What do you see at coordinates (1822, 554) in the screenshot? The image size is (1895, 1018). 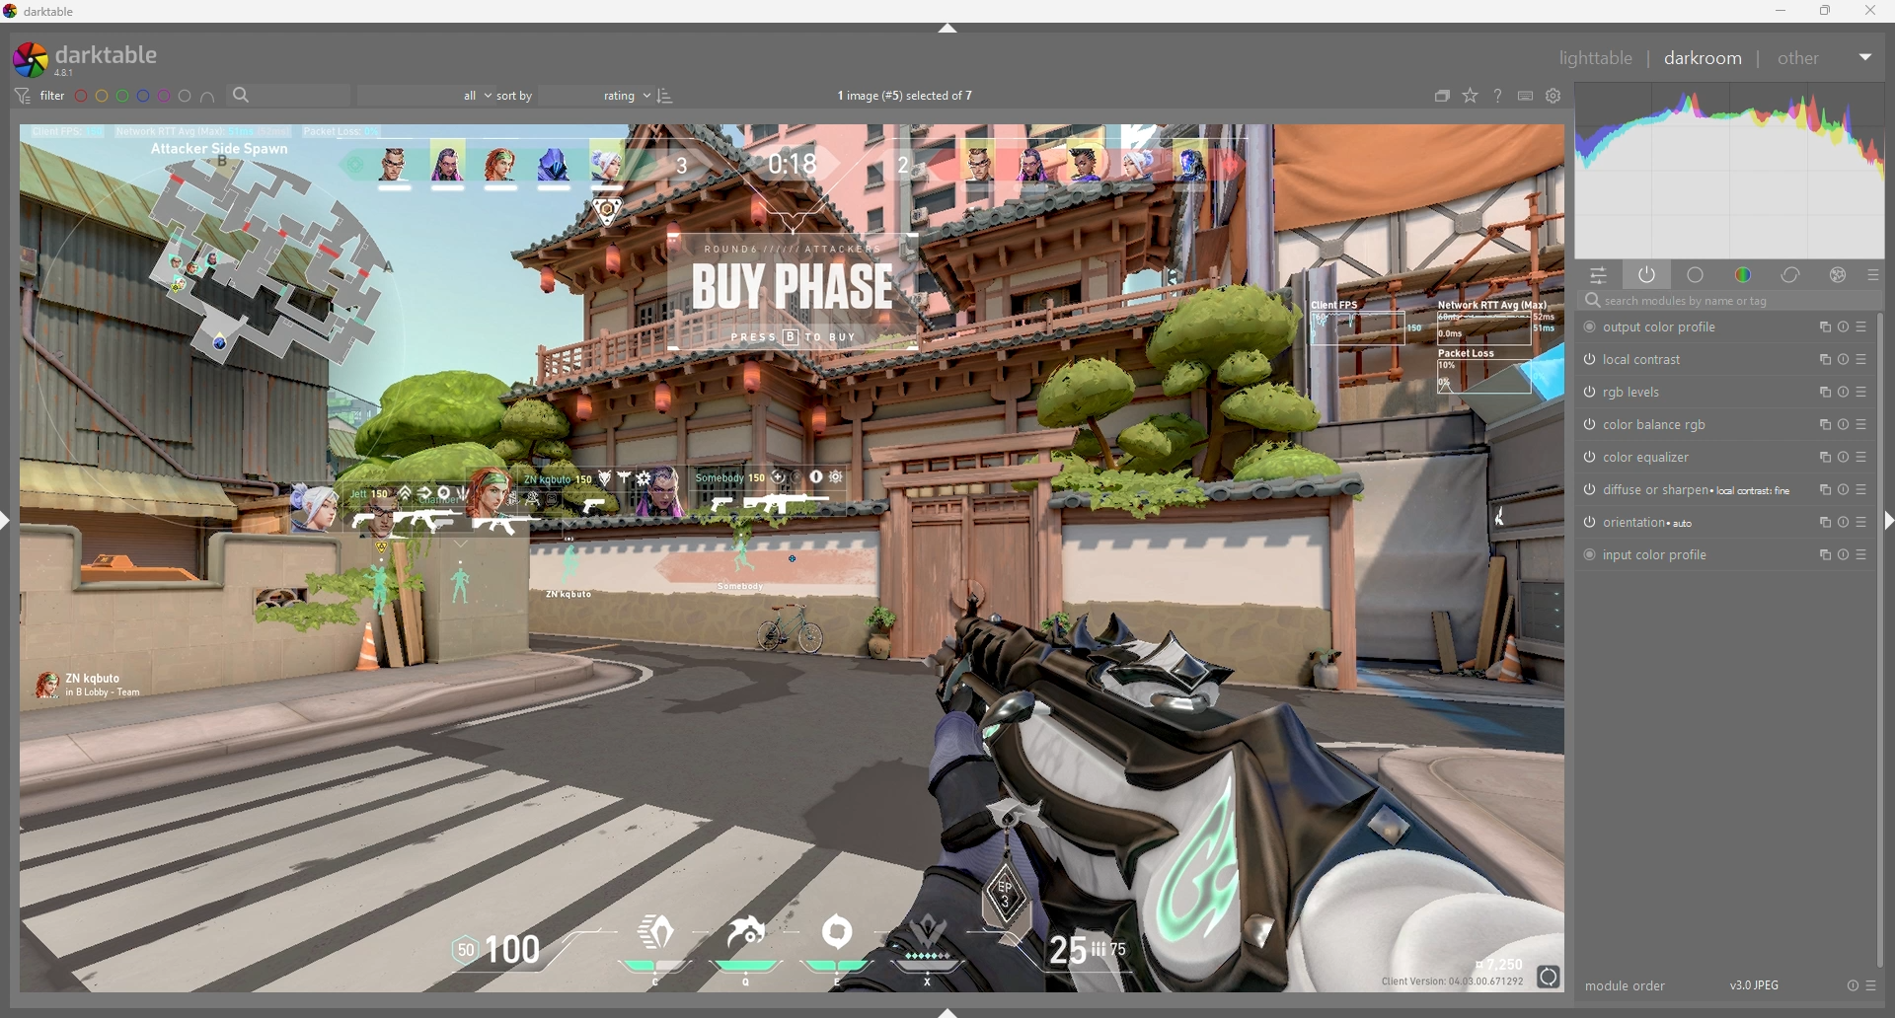 I see `multiple instances actions` at bounding box center [1822, 554].